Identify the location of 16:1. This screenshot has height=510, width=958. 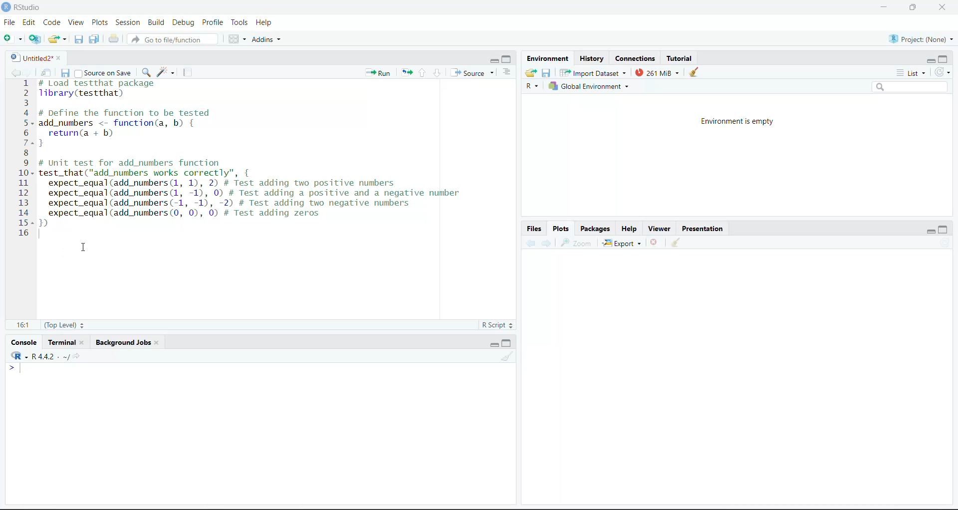
(22, 324).